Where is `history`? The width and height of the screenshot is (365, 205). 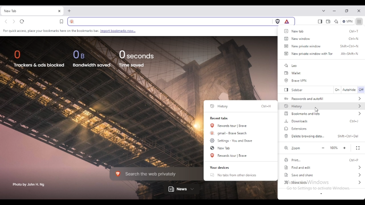
history is located at coordinates (323, 106).